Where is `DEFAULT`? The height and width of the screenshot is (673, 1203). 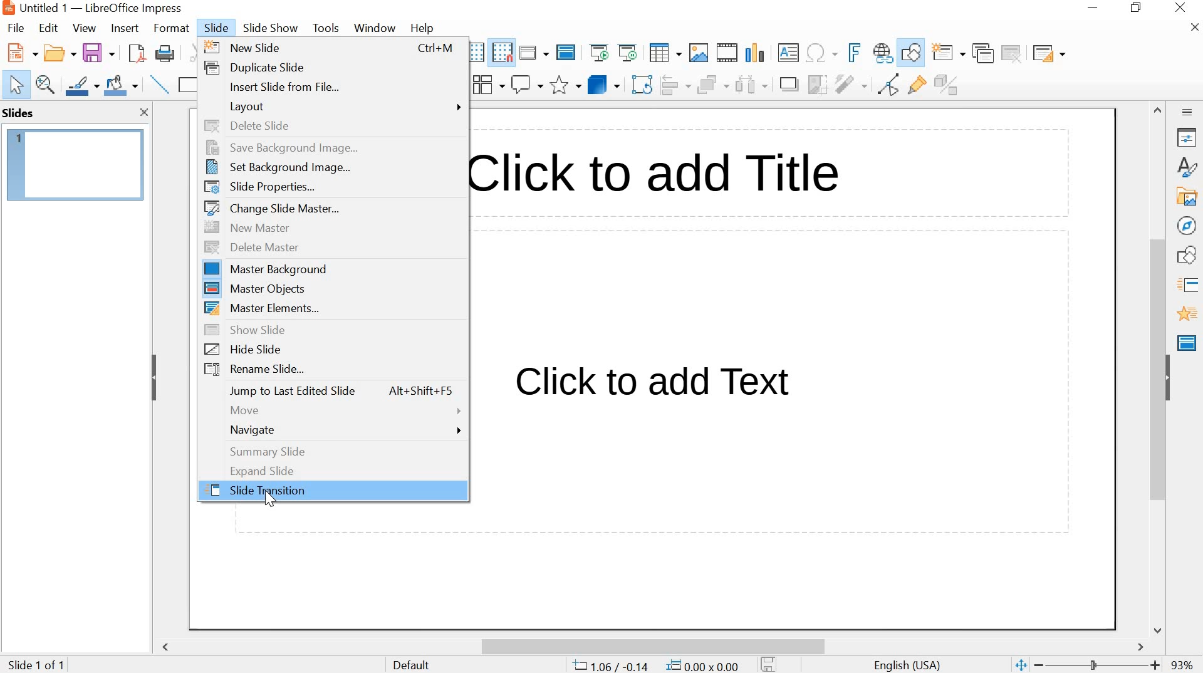 DEFAULT is located at coordinates (422, 664).